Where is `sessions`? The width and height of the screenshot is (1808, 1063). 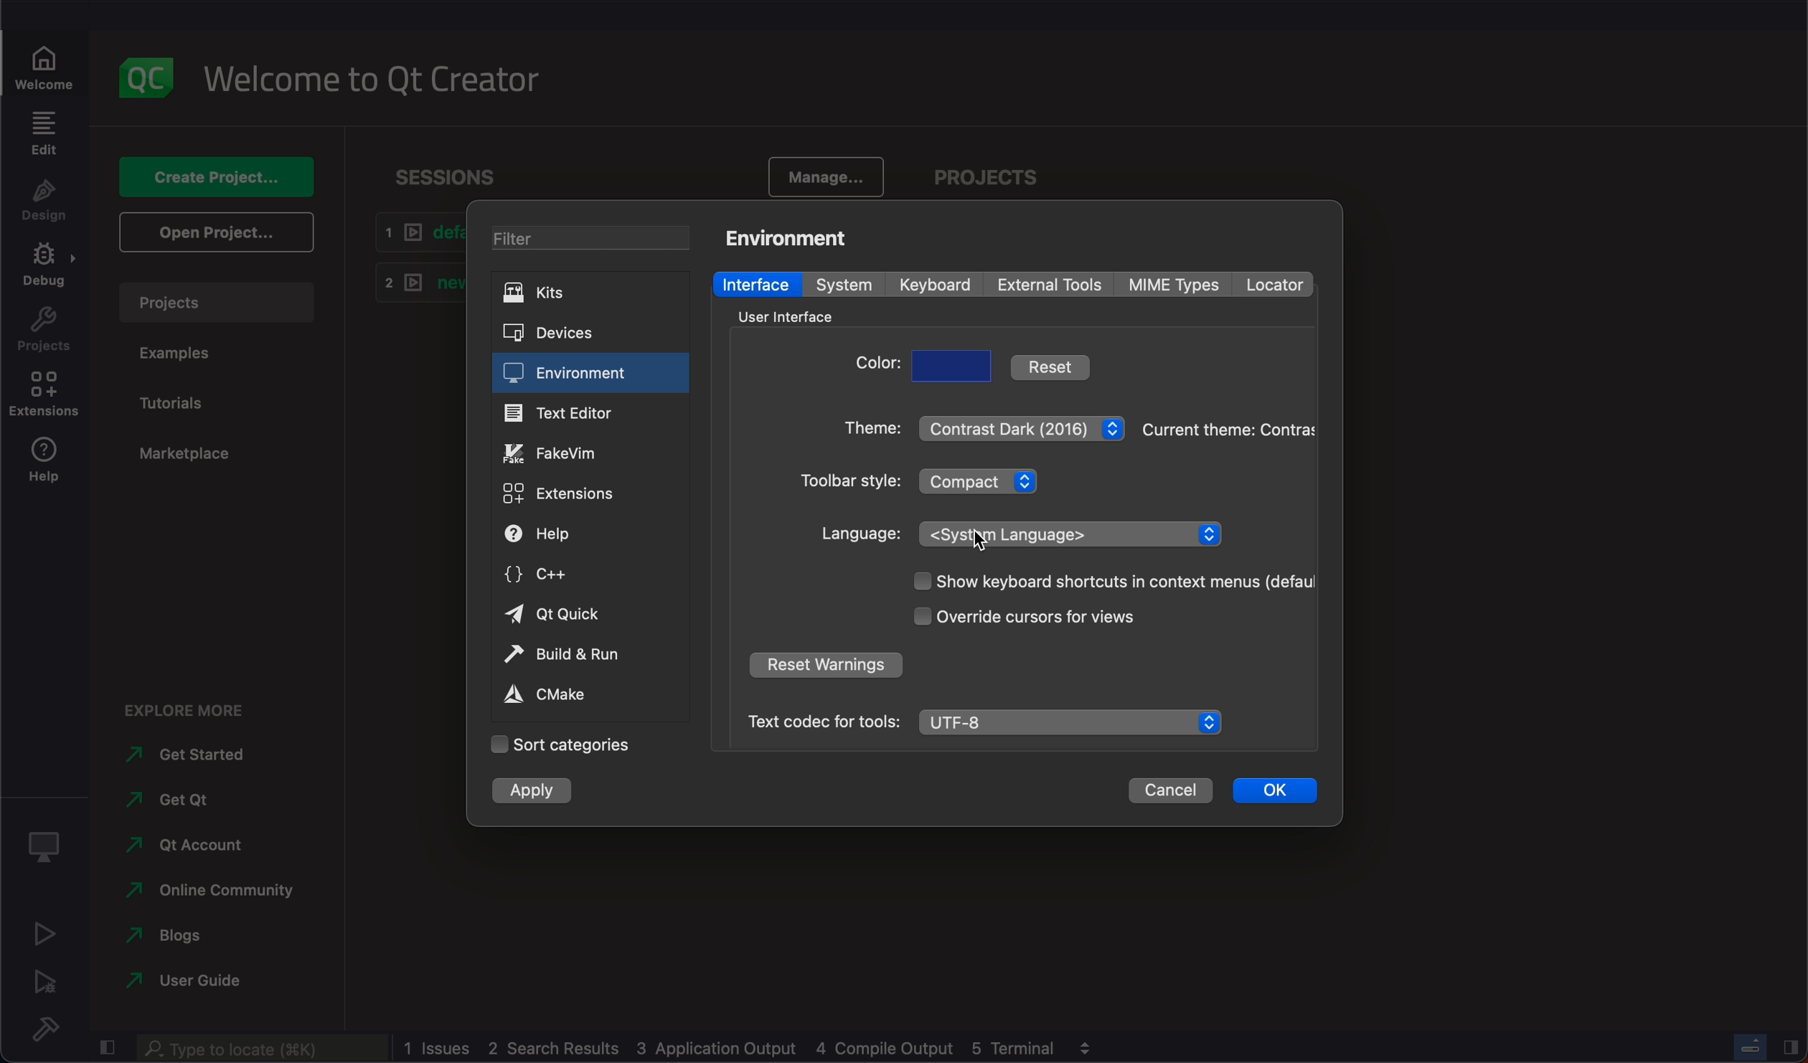 sessions is located at coordinates (463, 173).